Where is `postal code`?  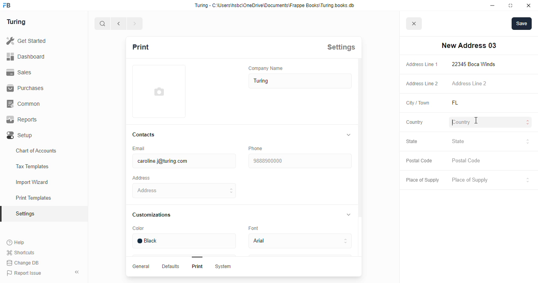 postal code is located at coordinates (467, 161).